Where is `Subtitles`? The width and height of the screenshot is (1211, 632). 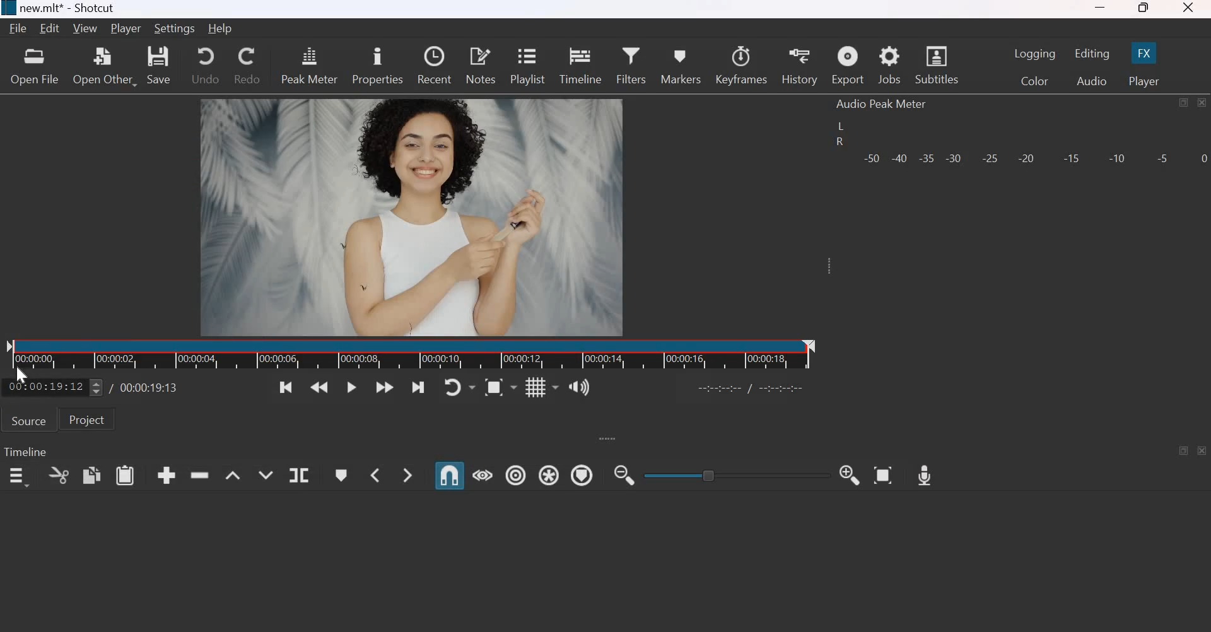 Subtitles is located at coordinates (939, 64).